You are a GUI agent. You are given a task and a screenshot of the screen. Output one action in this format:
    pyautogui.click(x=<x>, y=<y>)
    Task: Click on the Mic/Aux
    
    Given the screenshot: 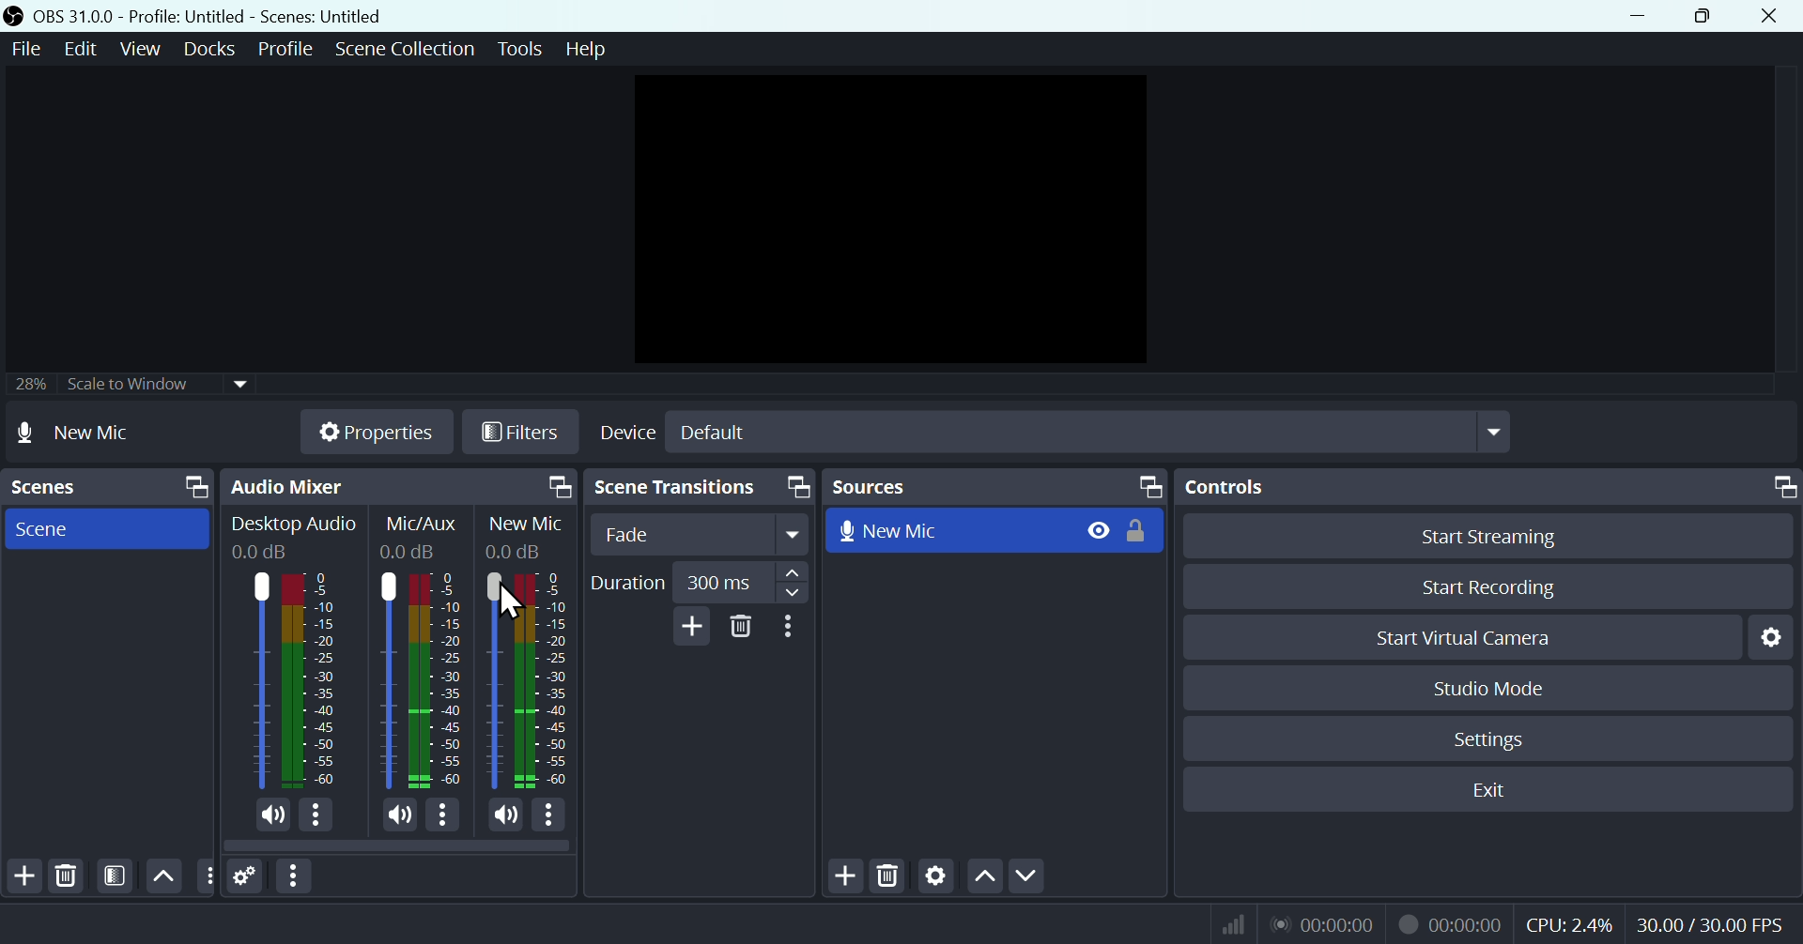 What is the action you would take?
    pyautogui.click(x=387, y=679)
    